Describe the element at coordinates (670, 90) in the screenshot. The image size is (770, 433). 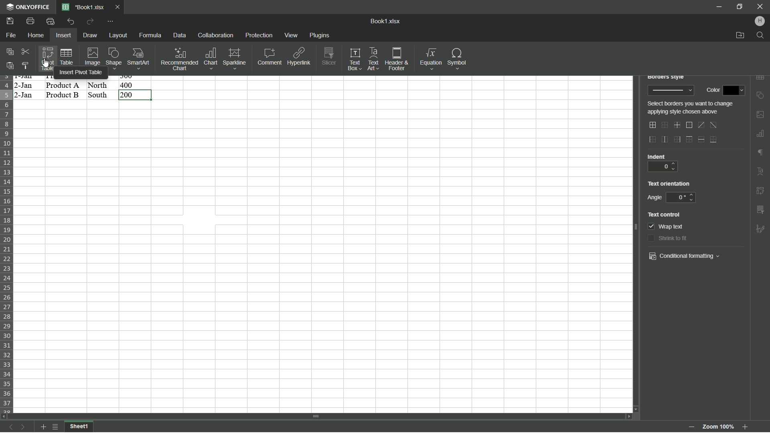
I see `border style preview` at that location.